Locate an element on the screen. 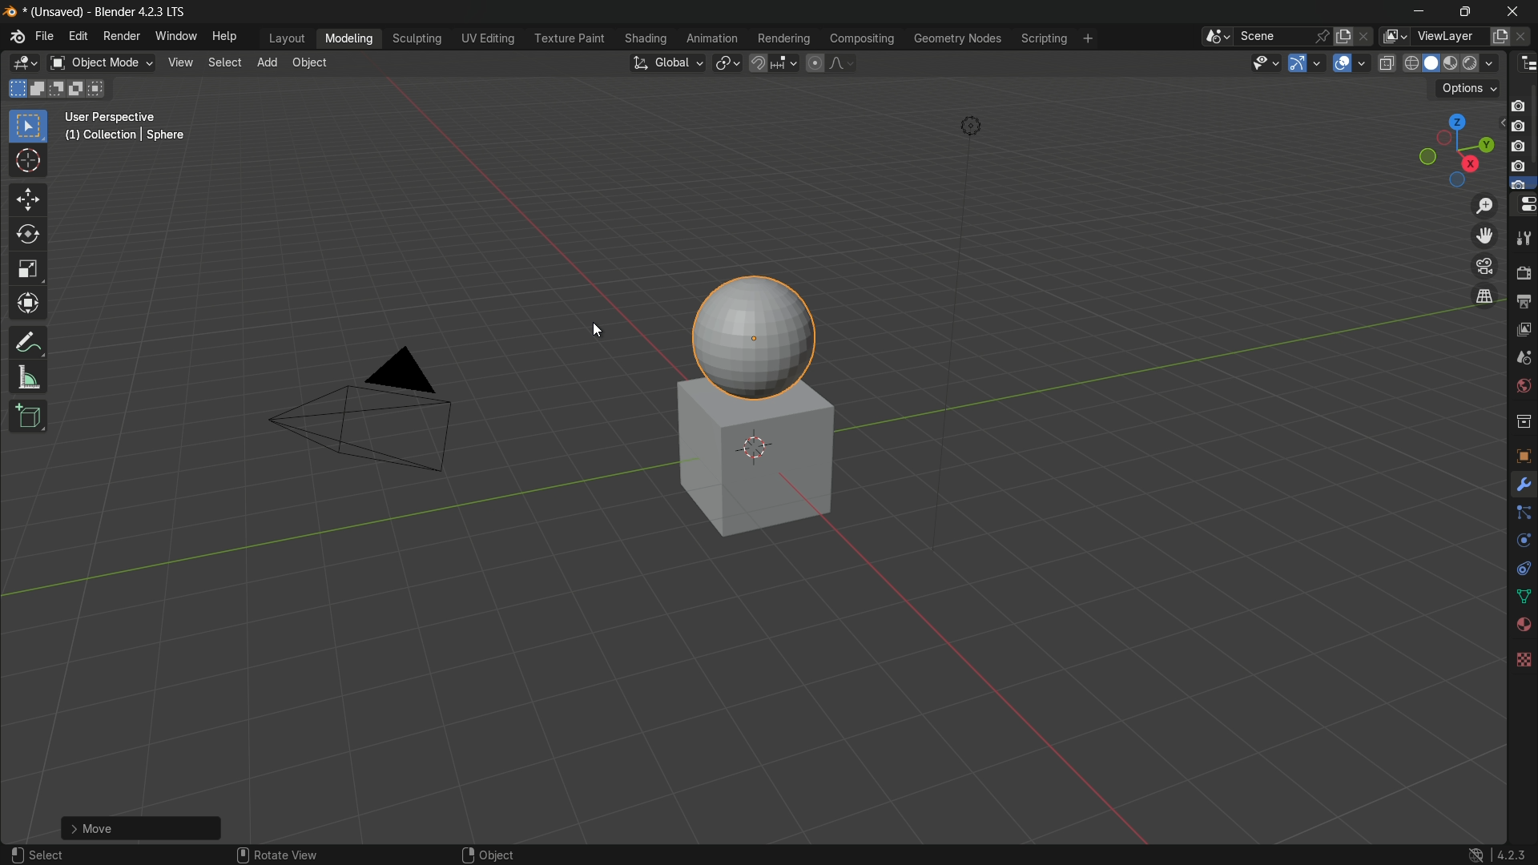  Vertex Groups is located at coordinates (1523, 622).